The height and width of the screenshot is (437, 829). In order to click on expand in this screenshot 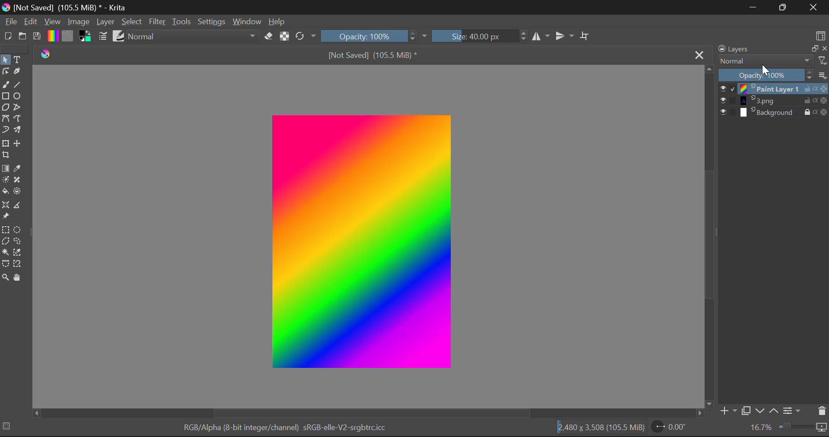, I will do `click(424, 37)`.